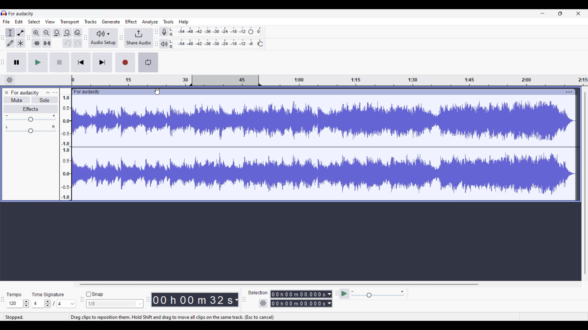 Image resolution: width=588 pixels, height=330 pixels. Describe the element at coordinates (251, 32) in the screenshot. I see `Header to change recording level` at that location.